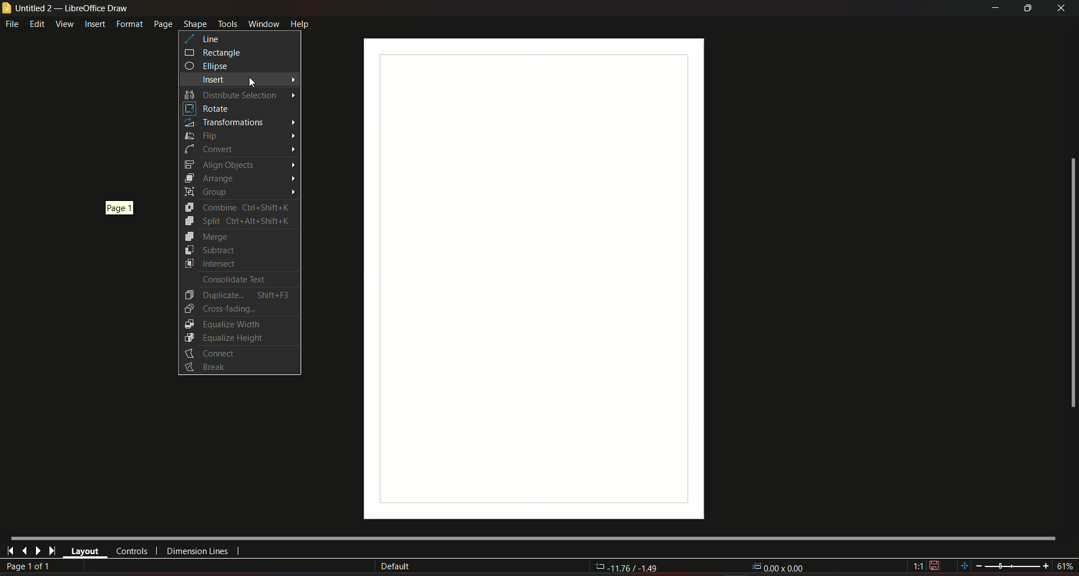  I want to click on ellipse, so click(208, 66).